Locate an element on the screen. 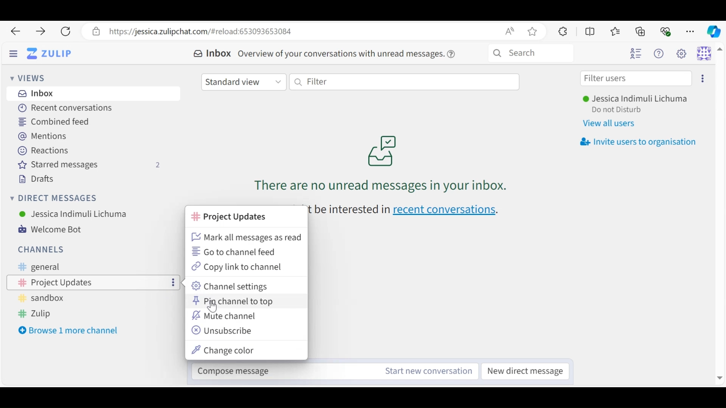 Image resolution: width=726 pixels, height=408 pixels. Favorites is located at coordinates (616, 31).